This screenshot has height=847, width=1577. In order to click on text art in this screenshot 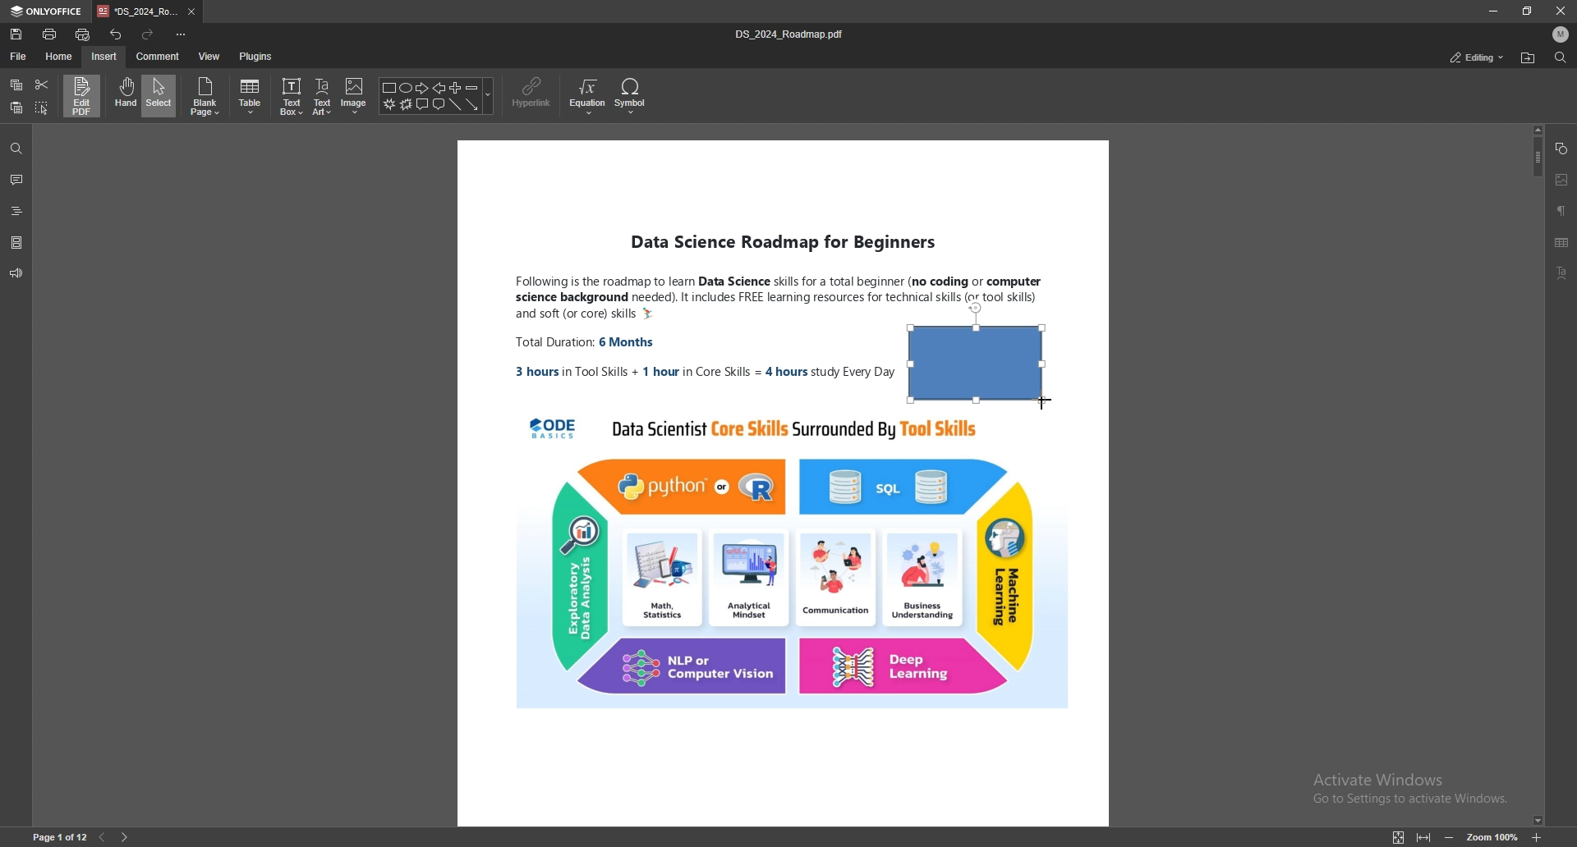, I will do `click(324, 96)`.